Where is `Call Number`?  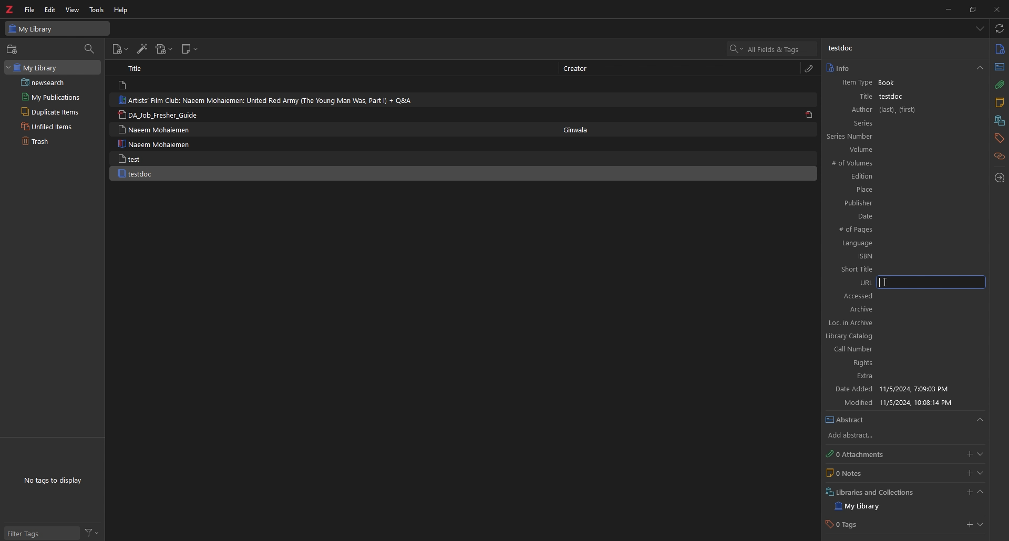 Call Number is located at coordinates (898, 350).